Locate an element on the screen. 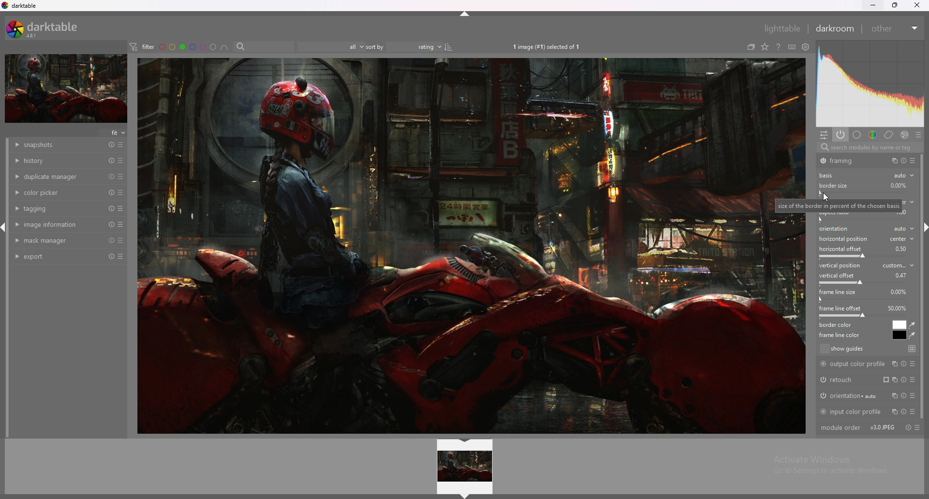 The image size is (929, 499). border color is located at coordinates (899, 324).